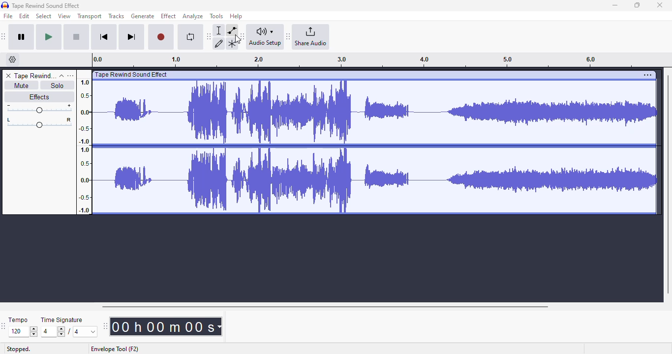 The image size is (672, 354). What do you see at coordinates (13, 59) in the screenshot?
I see `timeline options` at bounding box center [13, 59].